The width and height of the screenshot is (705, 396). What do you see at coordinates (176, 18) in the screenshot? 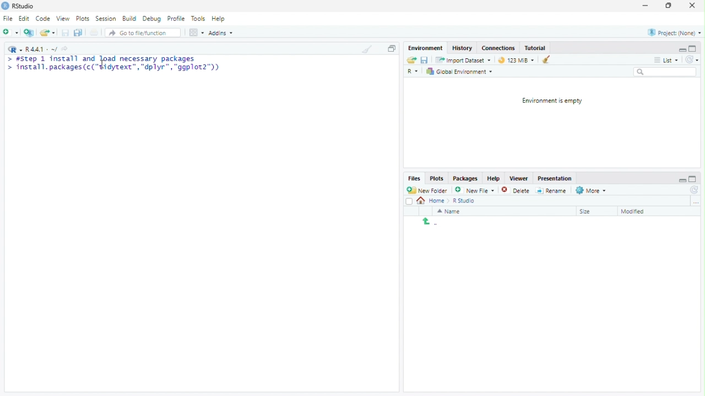
I see `Profile` at bounding box center [176, 18].